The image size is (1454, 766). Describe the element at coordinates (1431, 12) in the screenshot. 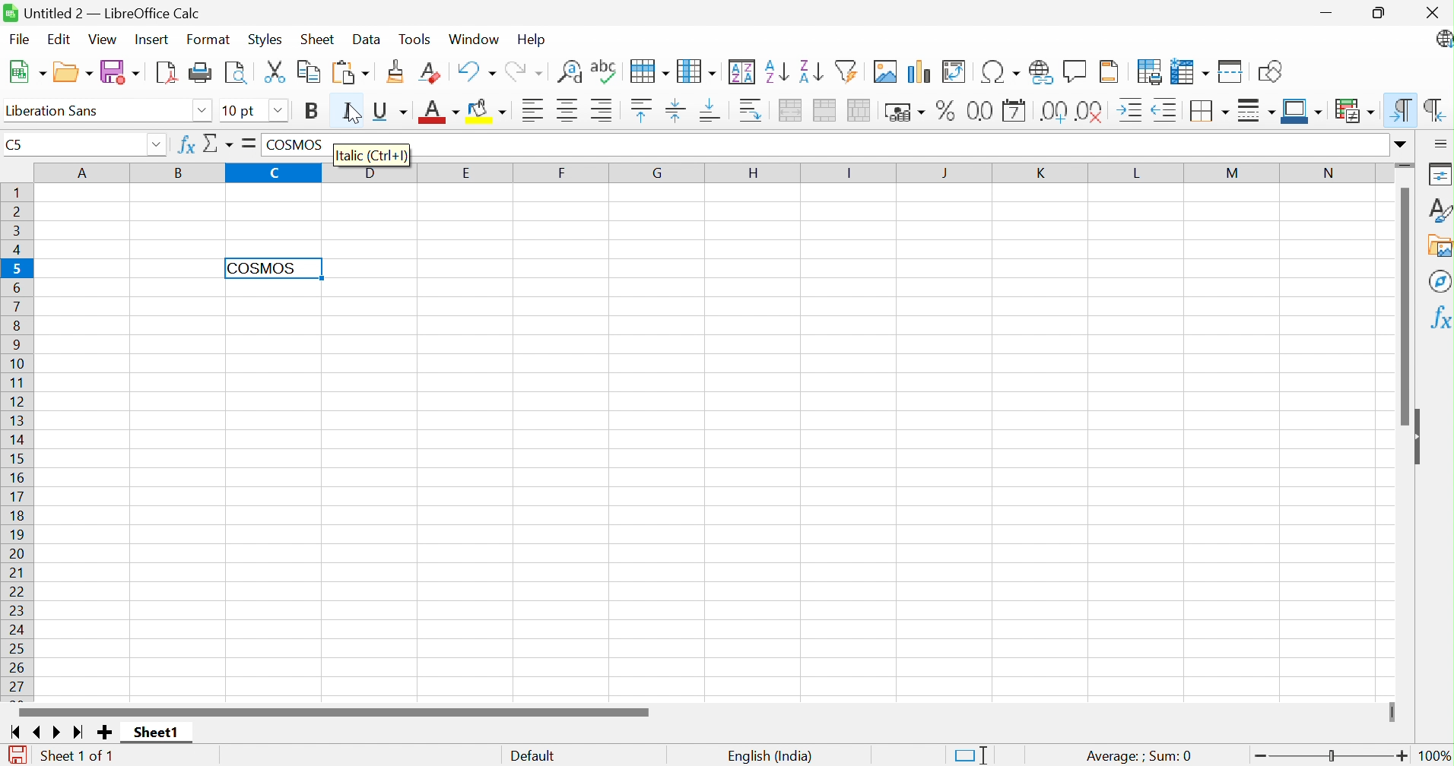

I see `Close` at that location.